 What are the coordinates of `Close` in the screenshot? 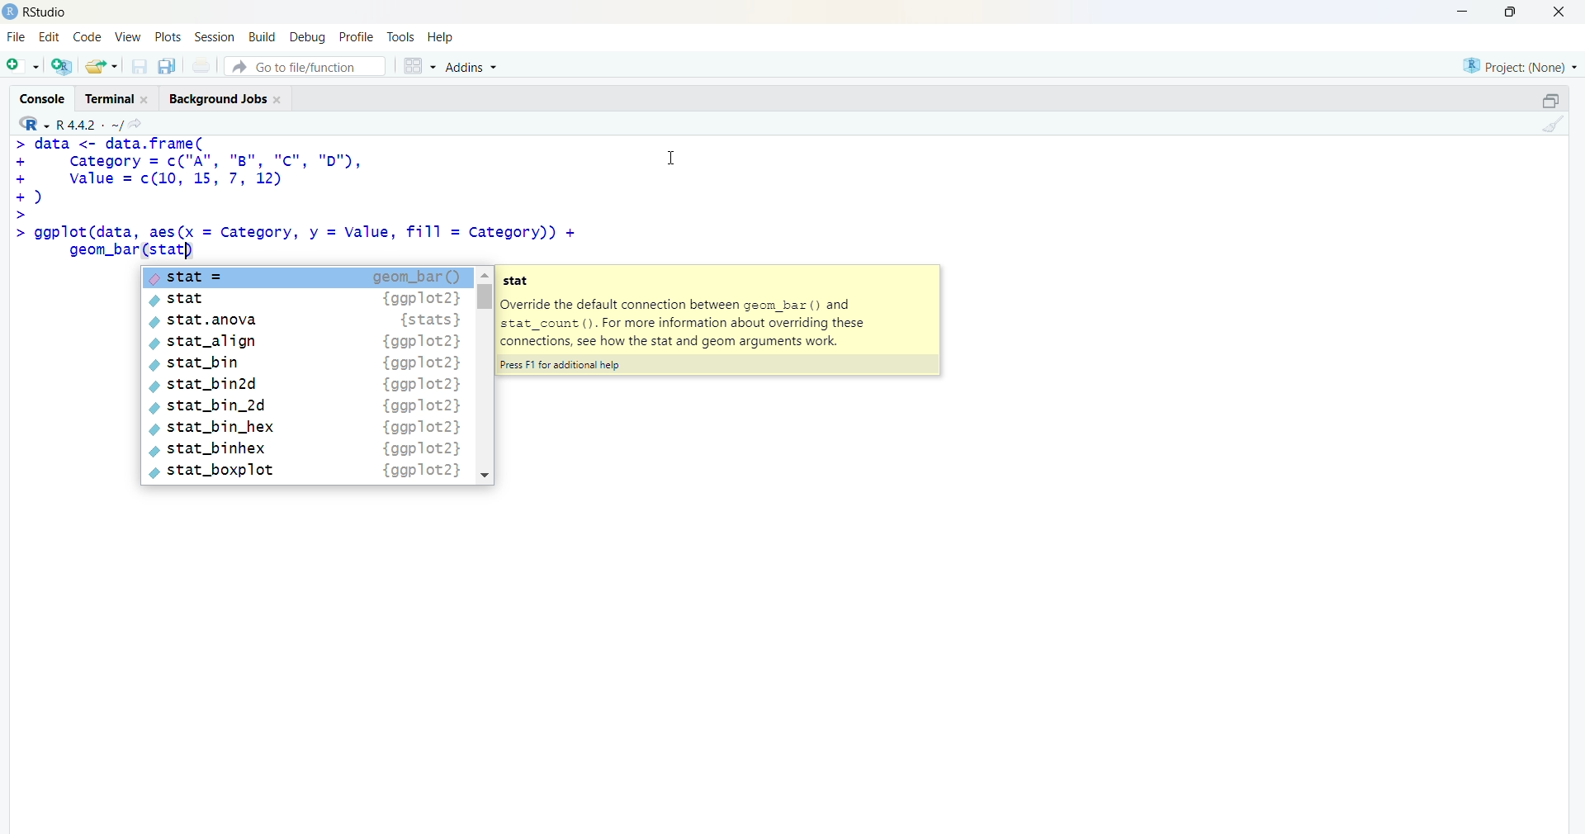 It's located at (1556, 12).